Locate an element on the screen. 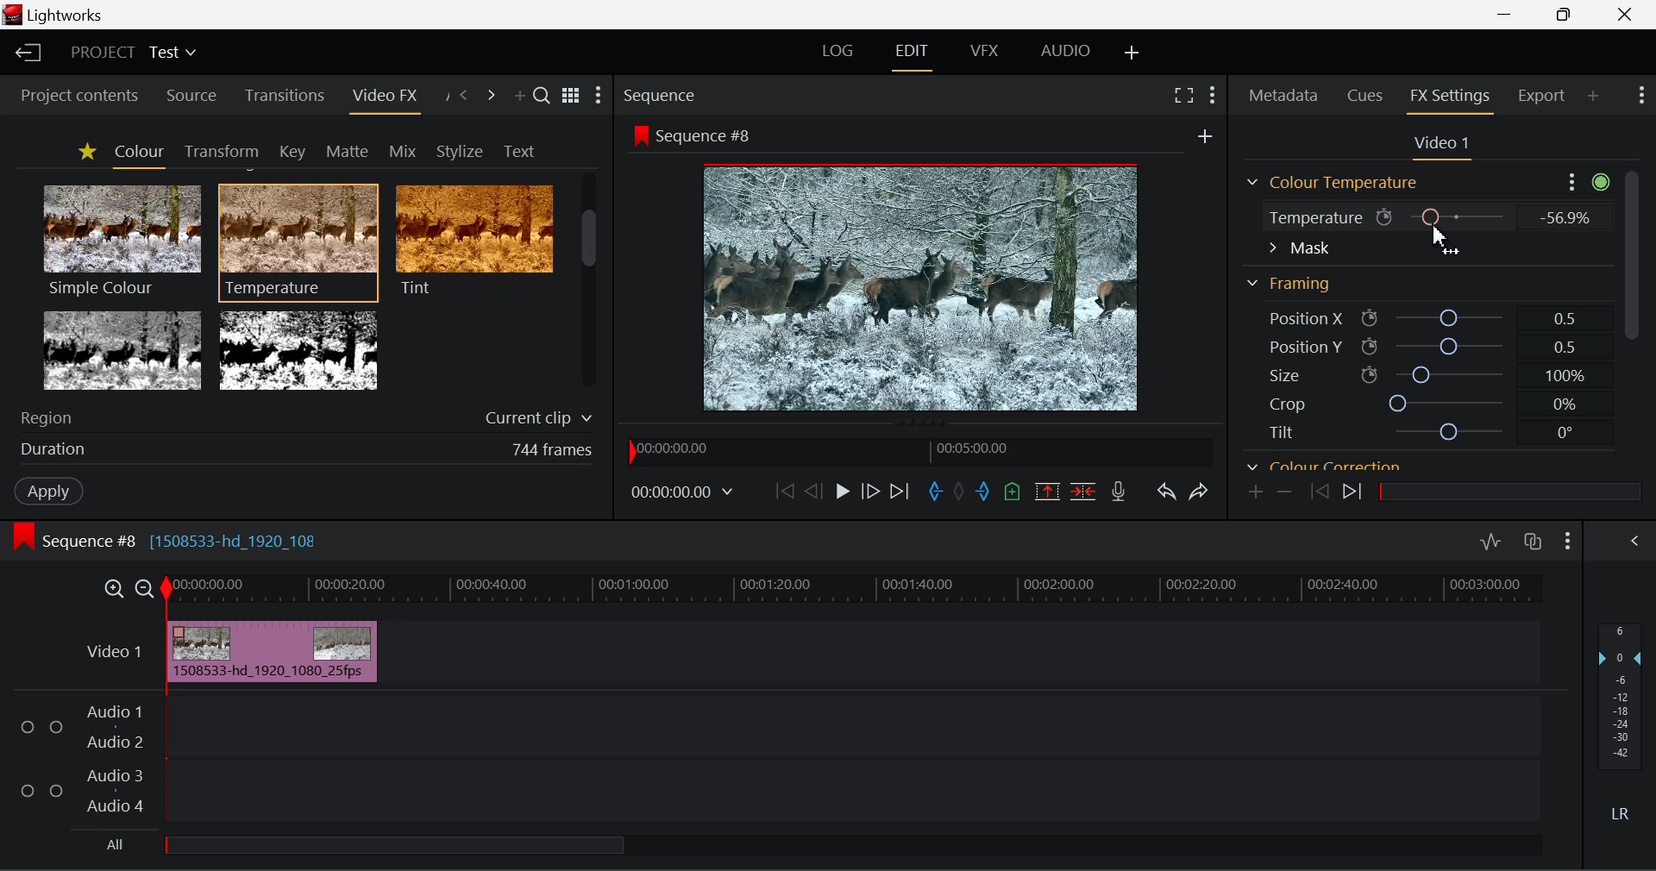  Current clip  is located at coordinates (533, 419).